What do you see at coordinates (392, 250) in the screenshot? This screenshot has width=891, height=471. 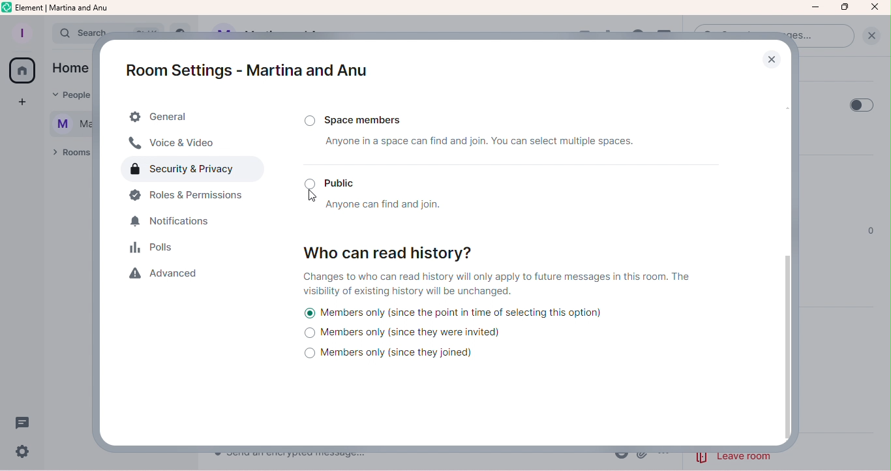 I see `Who can read history?` at bounding box center [392, 250].